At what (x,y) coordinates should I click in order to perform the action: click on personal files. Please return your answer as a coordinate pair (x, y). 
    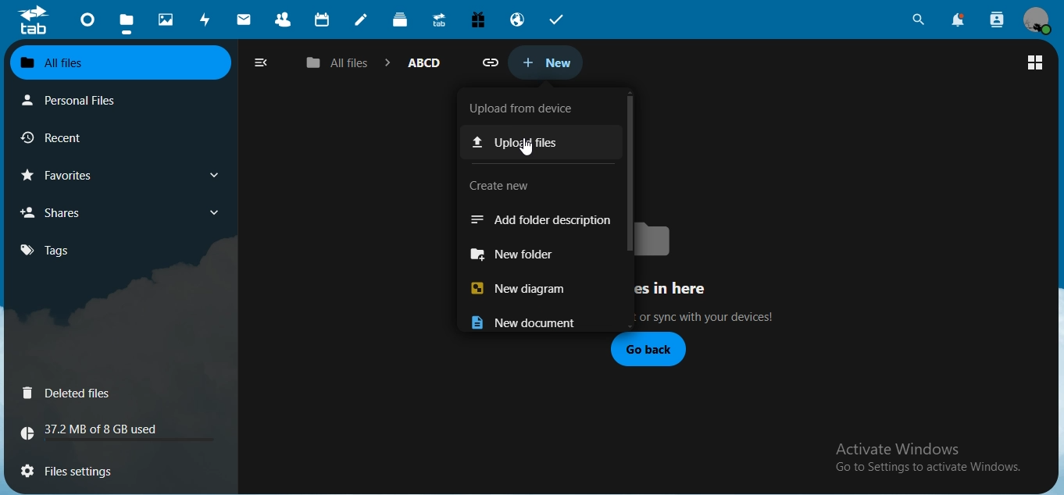
    Looking at the image, I should click on (77, 100).